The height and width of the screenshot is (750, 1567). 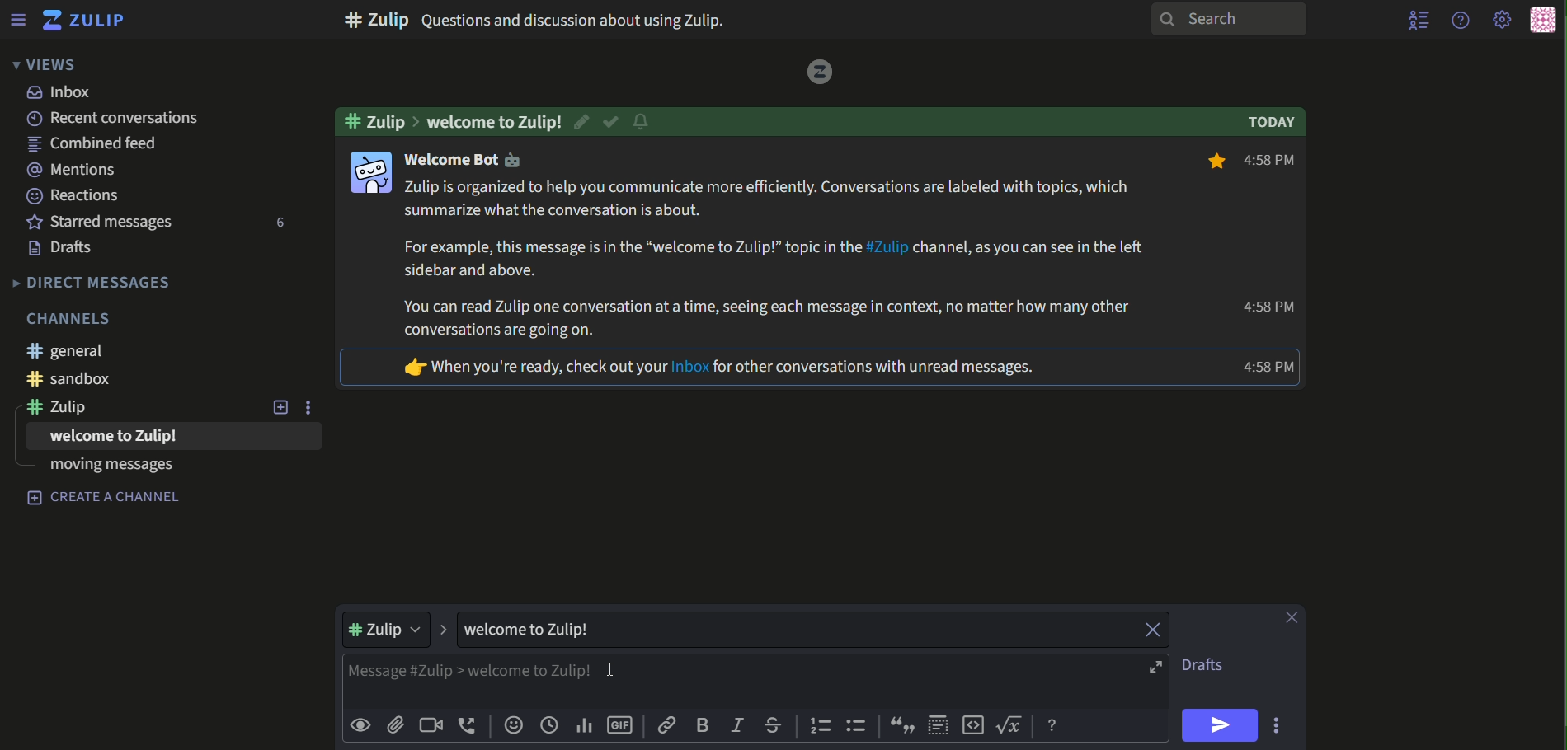 I want to click on preview, so click(x=360, y=726).